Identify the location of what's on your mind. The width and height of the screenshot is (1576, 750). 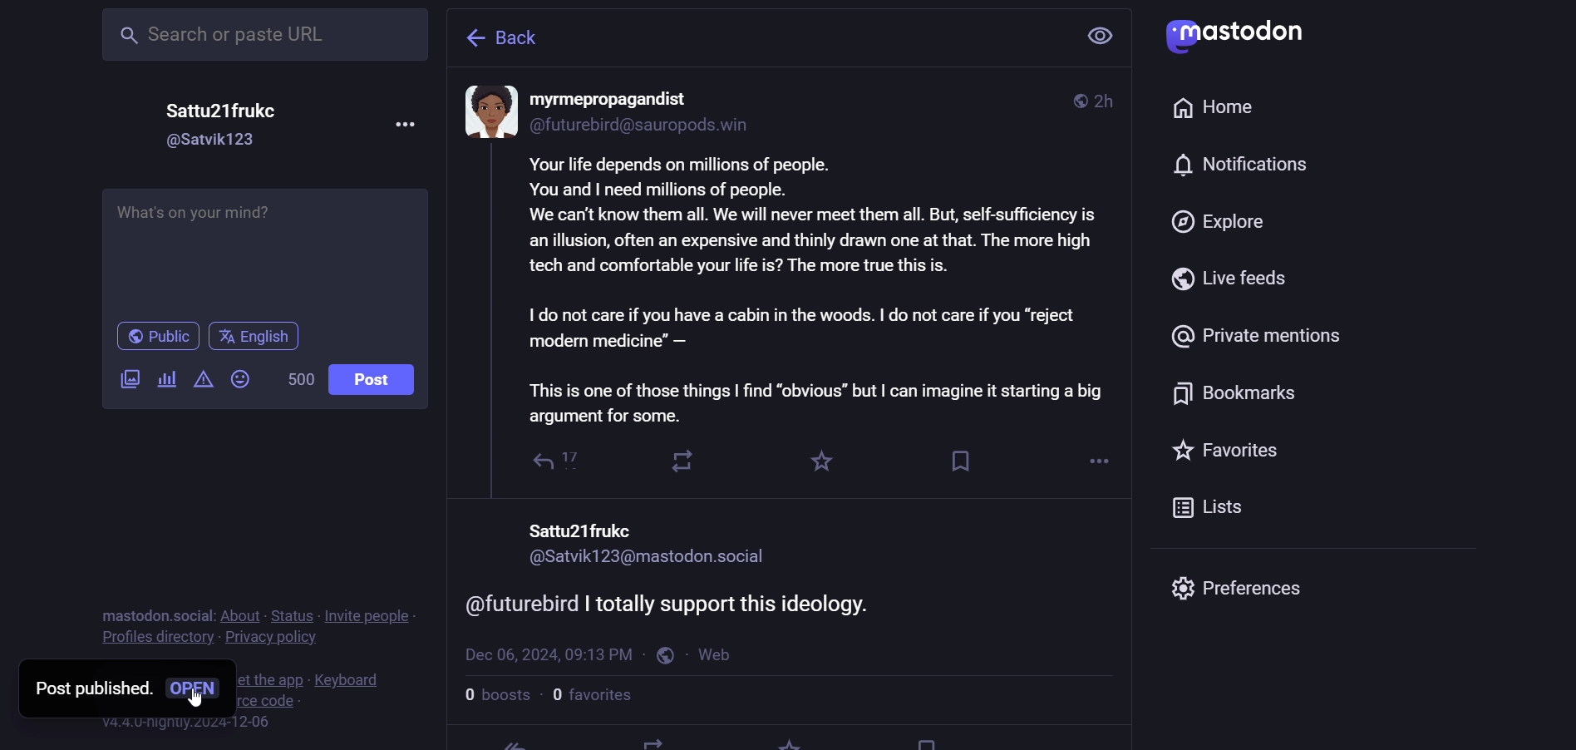
(196, 215).